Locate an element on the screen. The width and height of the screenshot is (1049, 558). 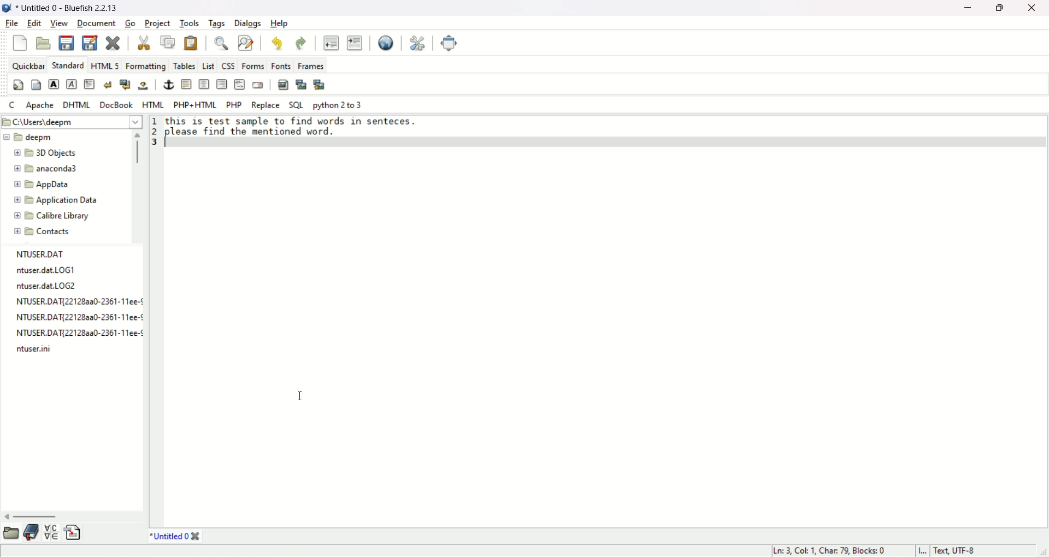
formatting is located at coordinates (146, 66).